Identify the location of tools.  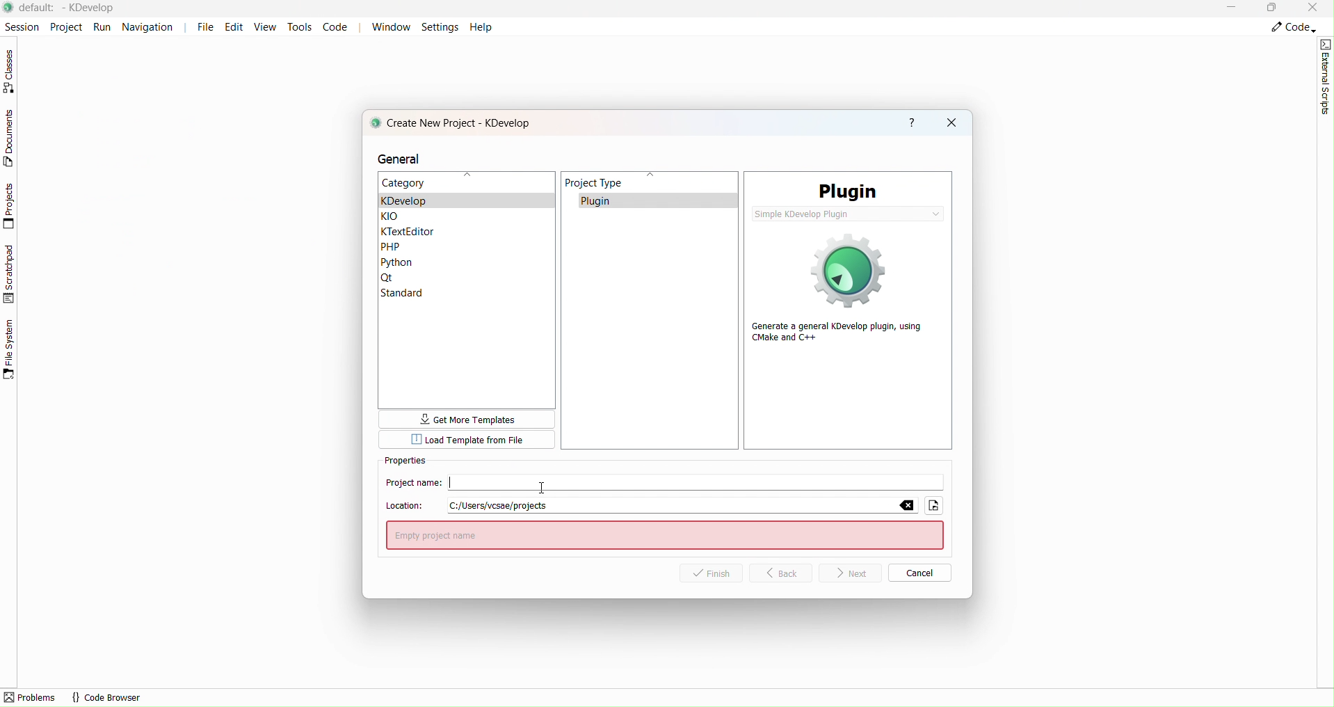
(299, 26).